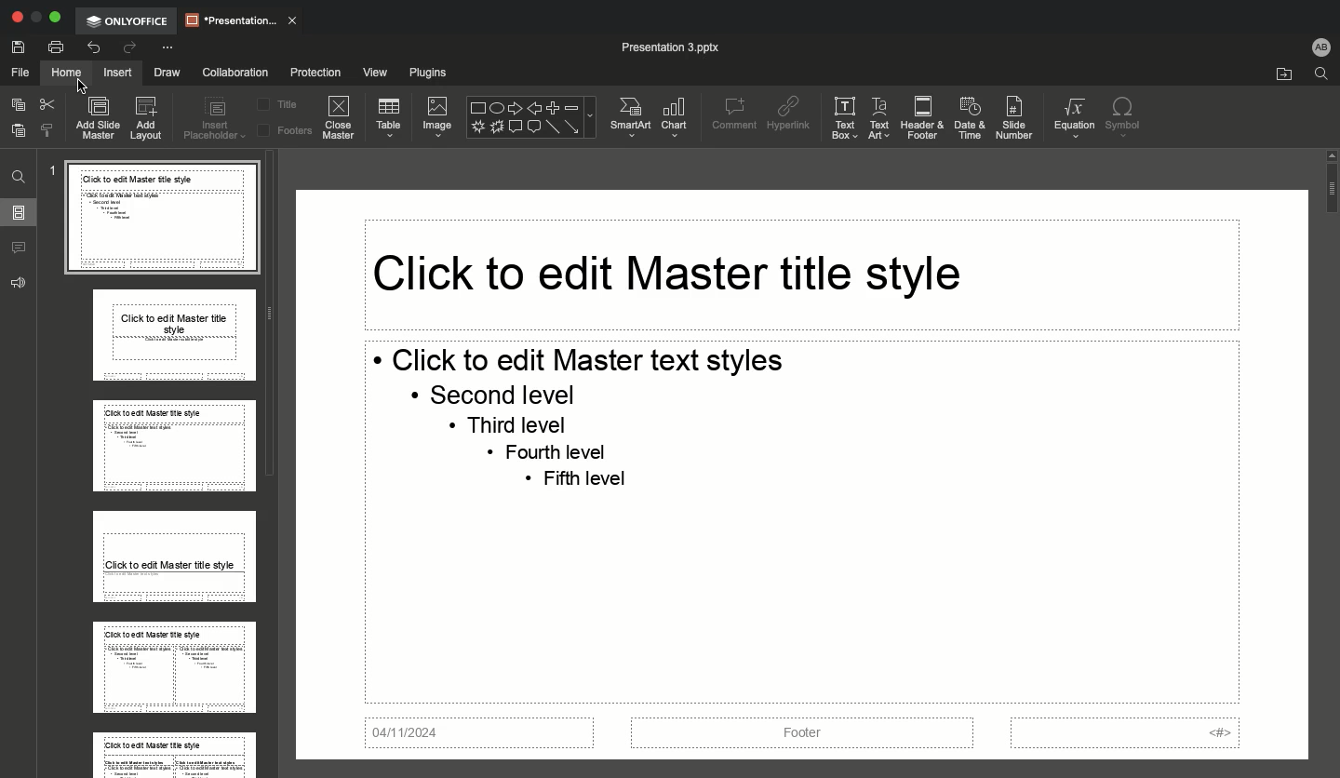  Describe the element at coordinates (971, 118) in the screenshot. I see `Date & time` at that location.